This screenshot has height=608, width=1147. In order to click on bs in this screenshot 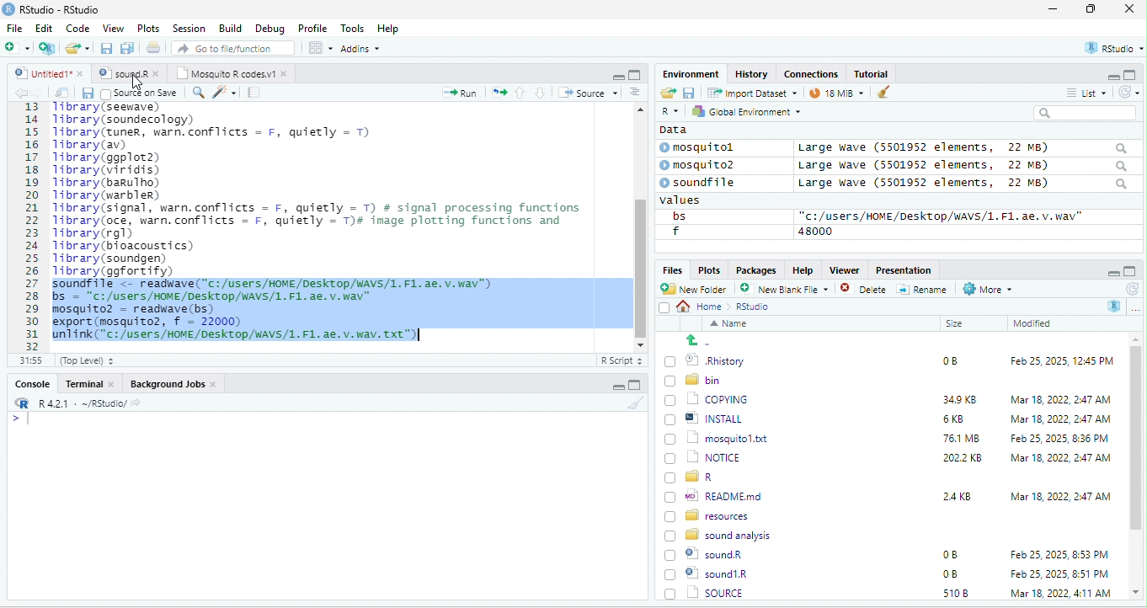, I will do `click(676, 216)`.